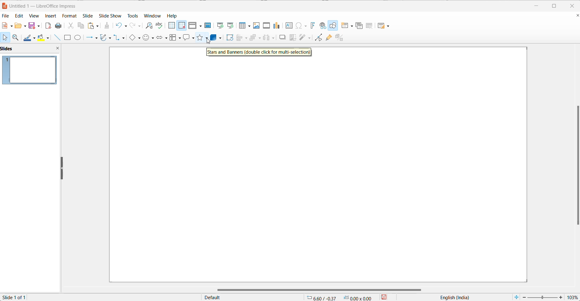 The width and height of the screenshot is (580, 301). Describe the element at coordinates (17, 297) in the screenshot. I see `slide 1 of 1` at that location.